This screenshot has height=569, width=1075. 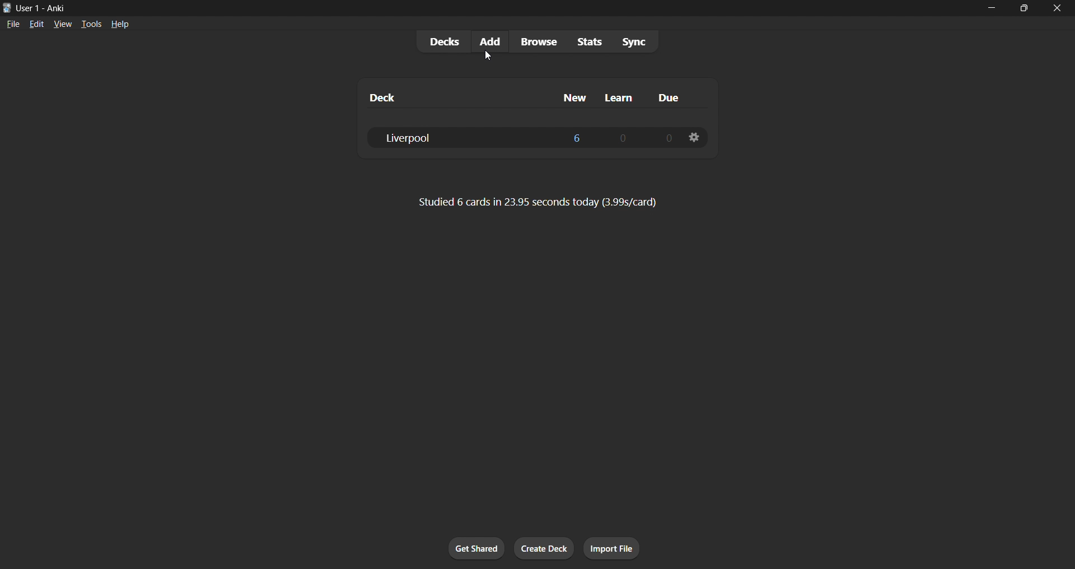 What do you see at coordinates (669, 99) in the screenshot?
I see `due column` at bounding box center [669, 99].